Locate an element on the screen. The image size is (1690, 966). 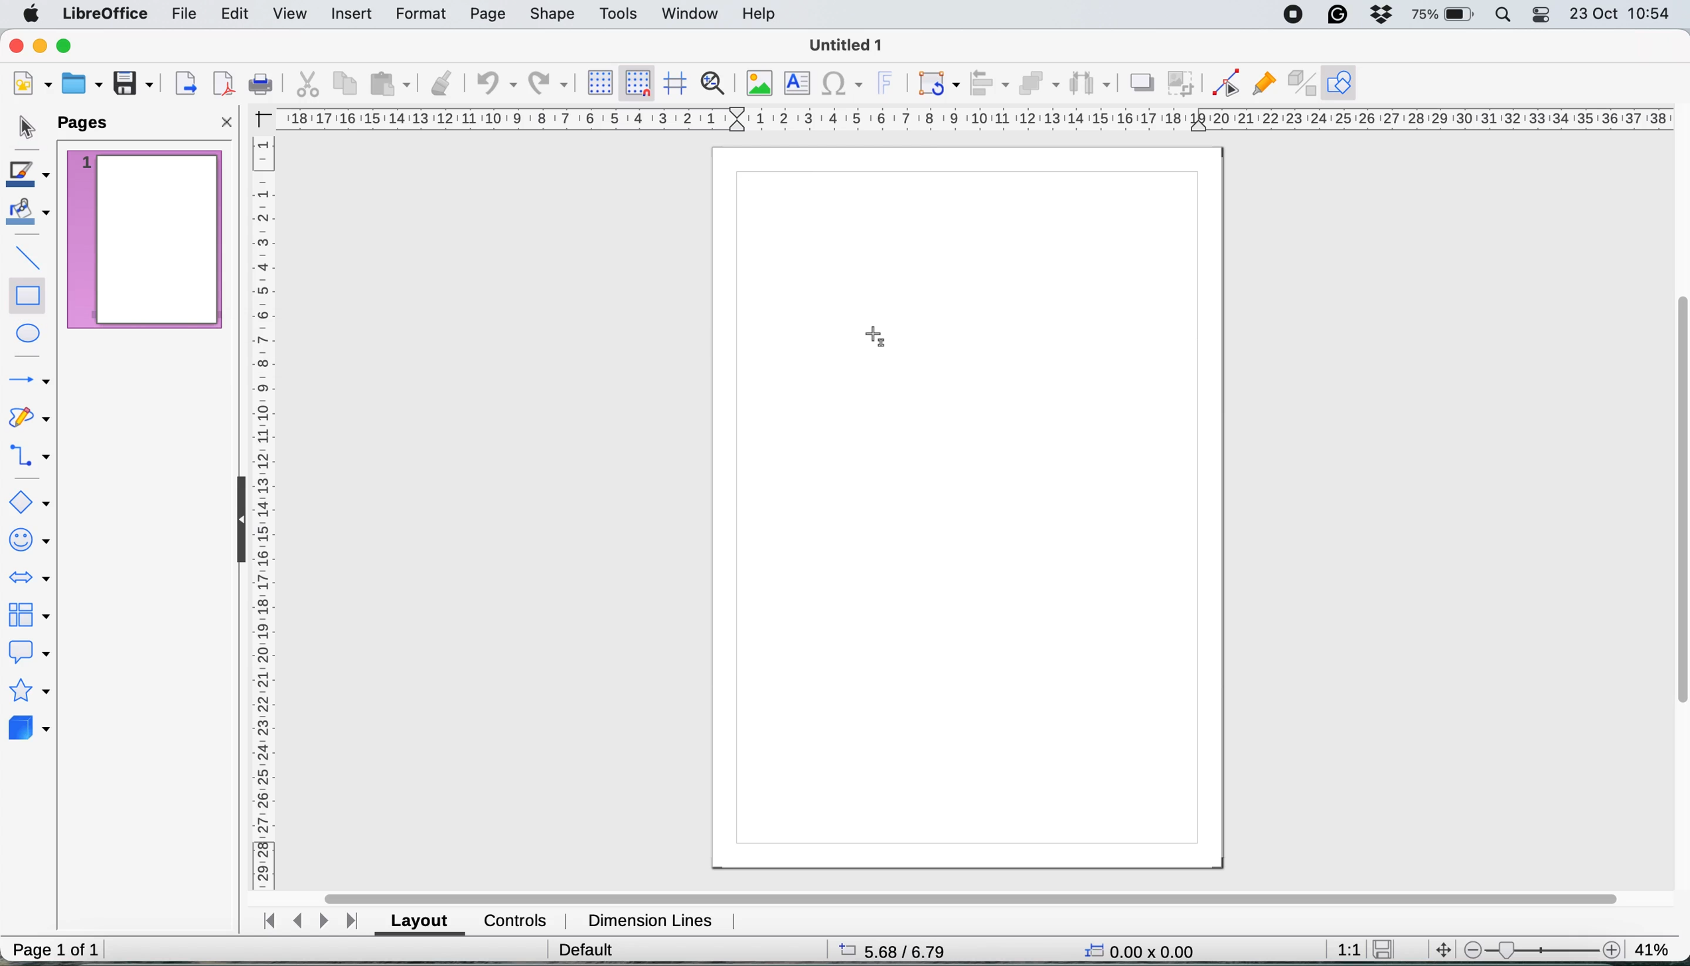
flowchart is located at coordinates (29, 615).